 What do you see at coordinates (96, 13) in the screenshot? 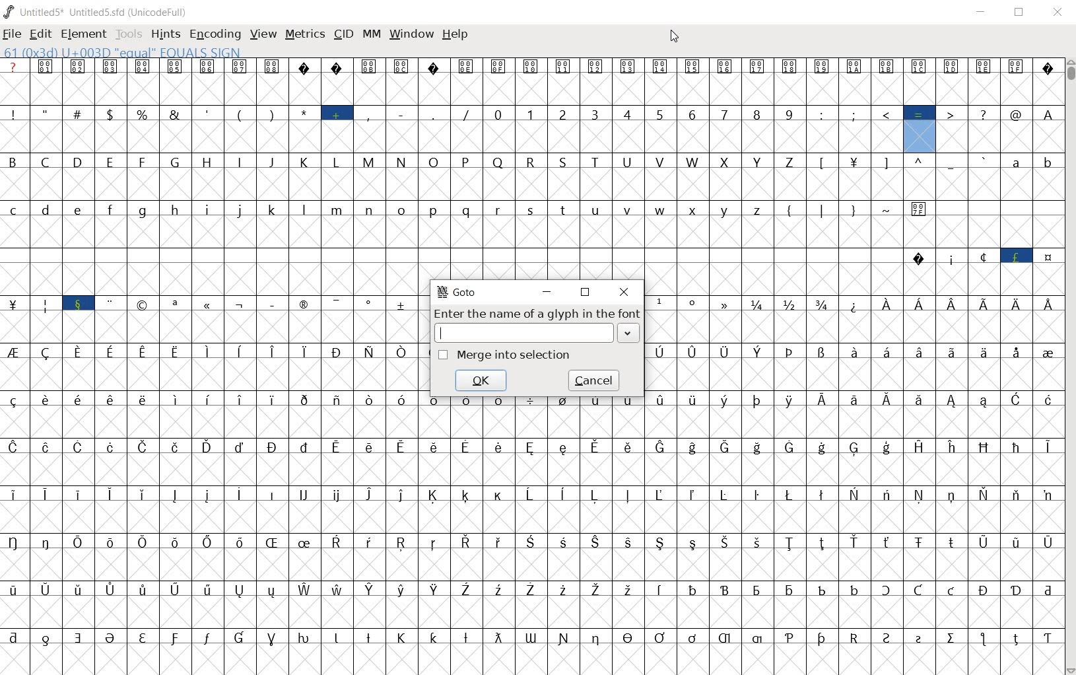
I see `UNTITLED5* uNTITLED5.SFD (UnicodeFull)` at bounding box center [96, 13].